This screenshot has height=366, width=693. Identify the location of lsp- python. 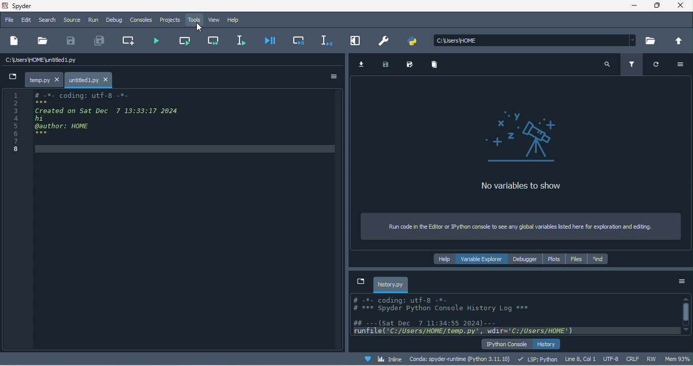
(538, 359).